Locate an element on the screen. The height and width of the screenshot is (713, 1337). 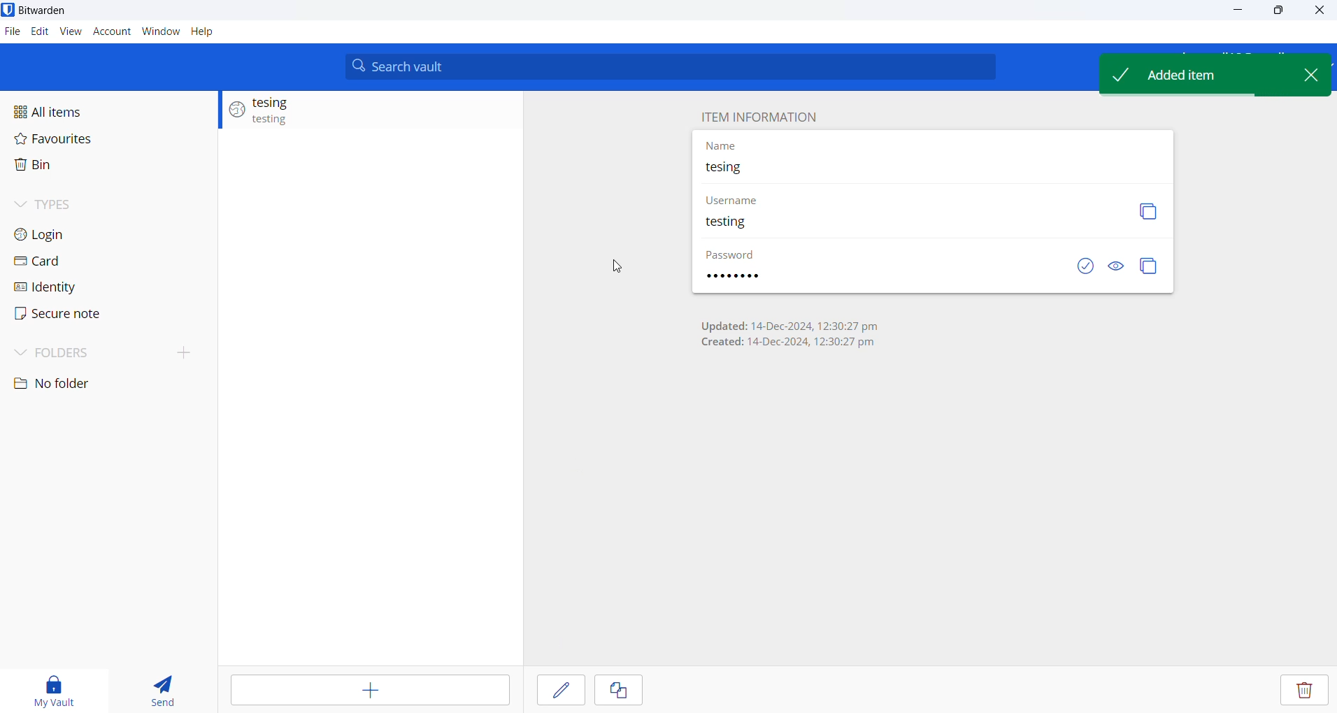
USERNAME is located at coordinates (731, 203).